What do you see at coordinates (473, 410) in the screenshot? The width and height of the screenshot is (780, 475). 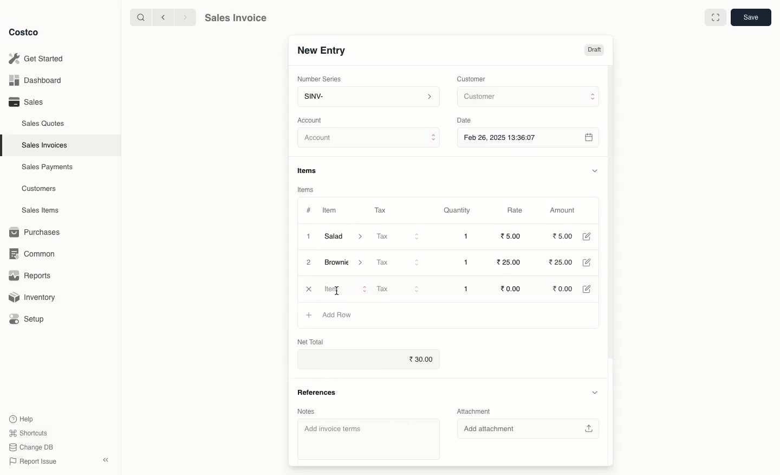 I see `Attachment` at bounding box center [473, 410].